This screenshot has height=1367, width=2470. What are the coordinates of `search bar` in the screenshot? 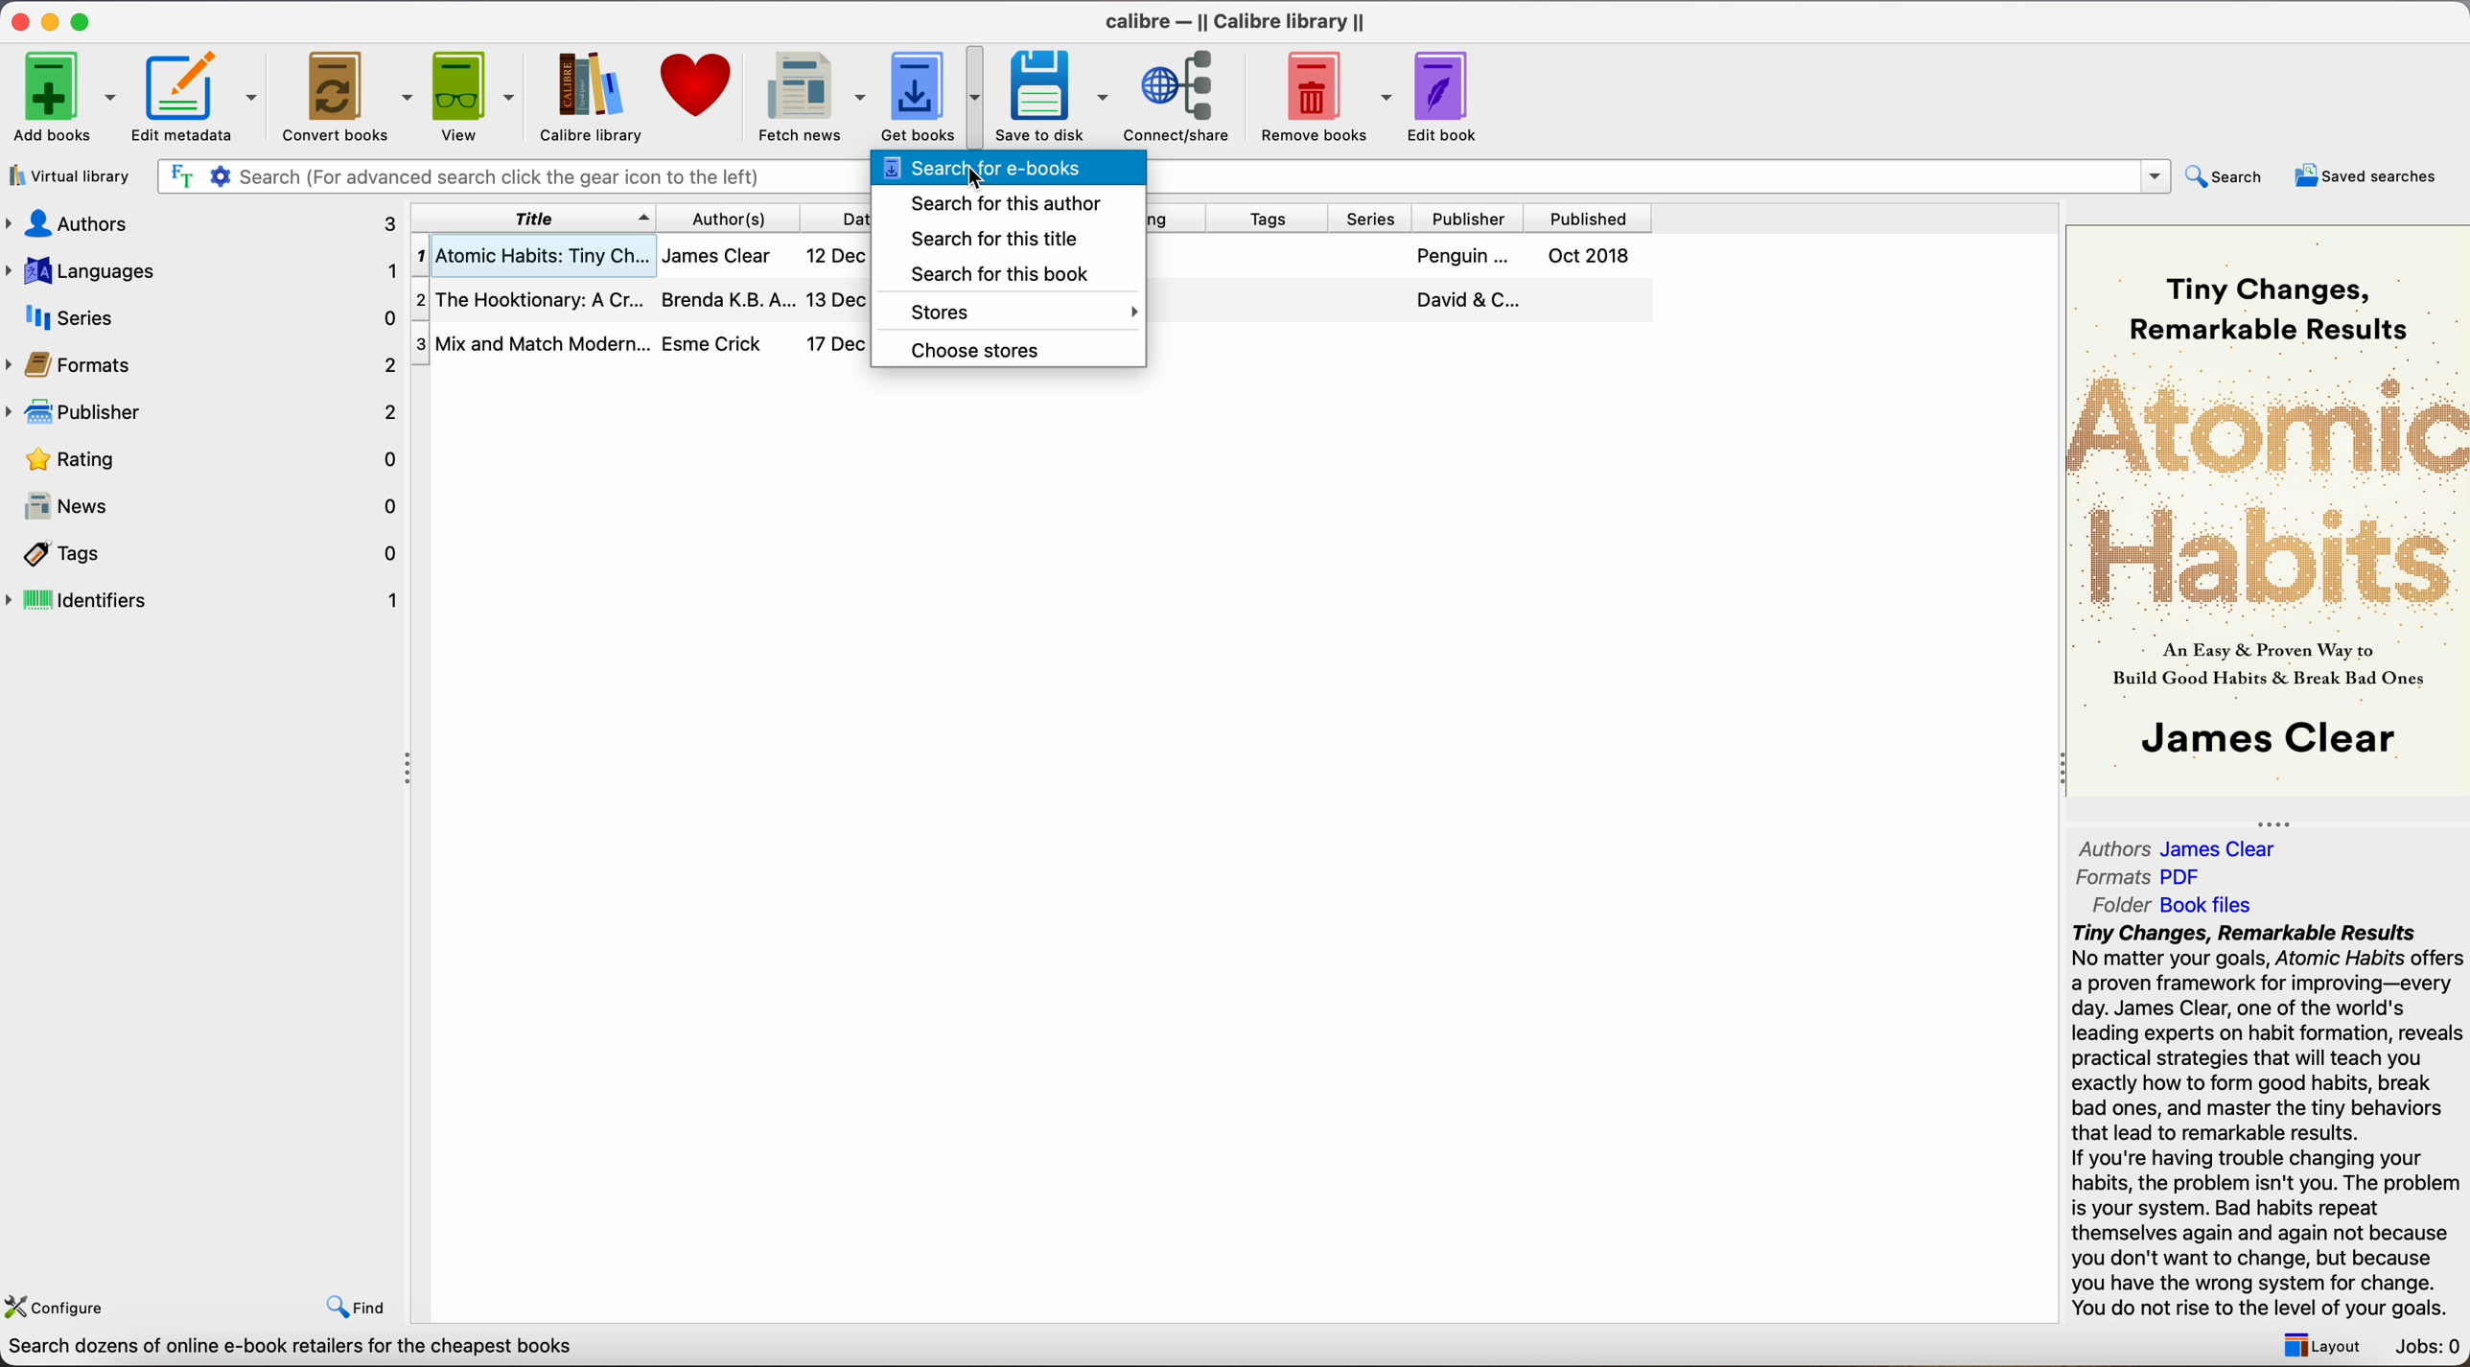 It's located at (503, 177).